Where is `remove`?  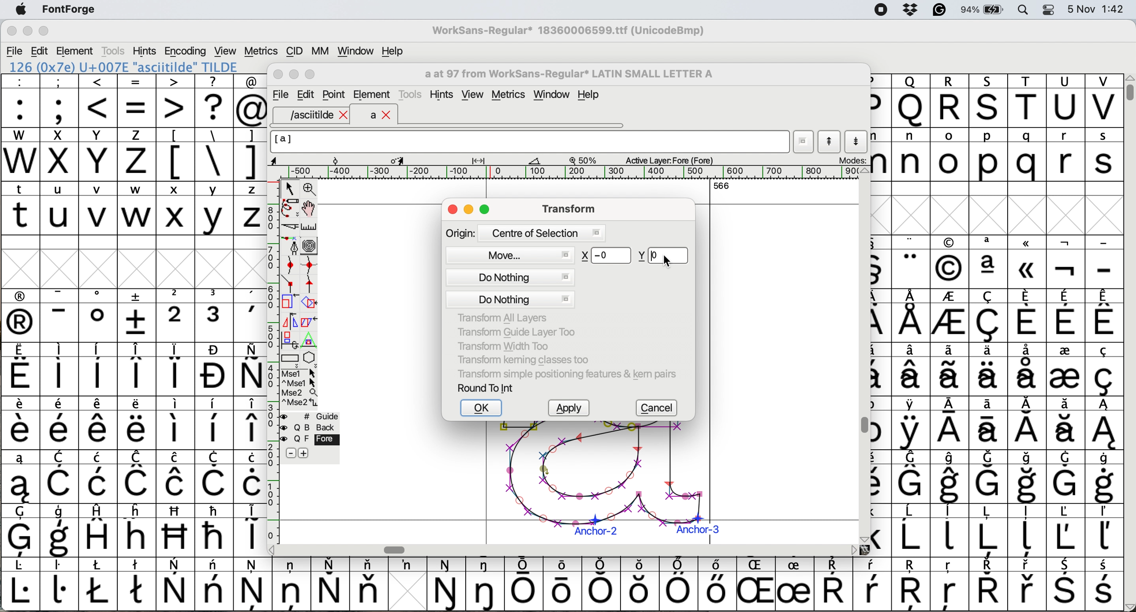
remove is located at coordinates (291, 454).